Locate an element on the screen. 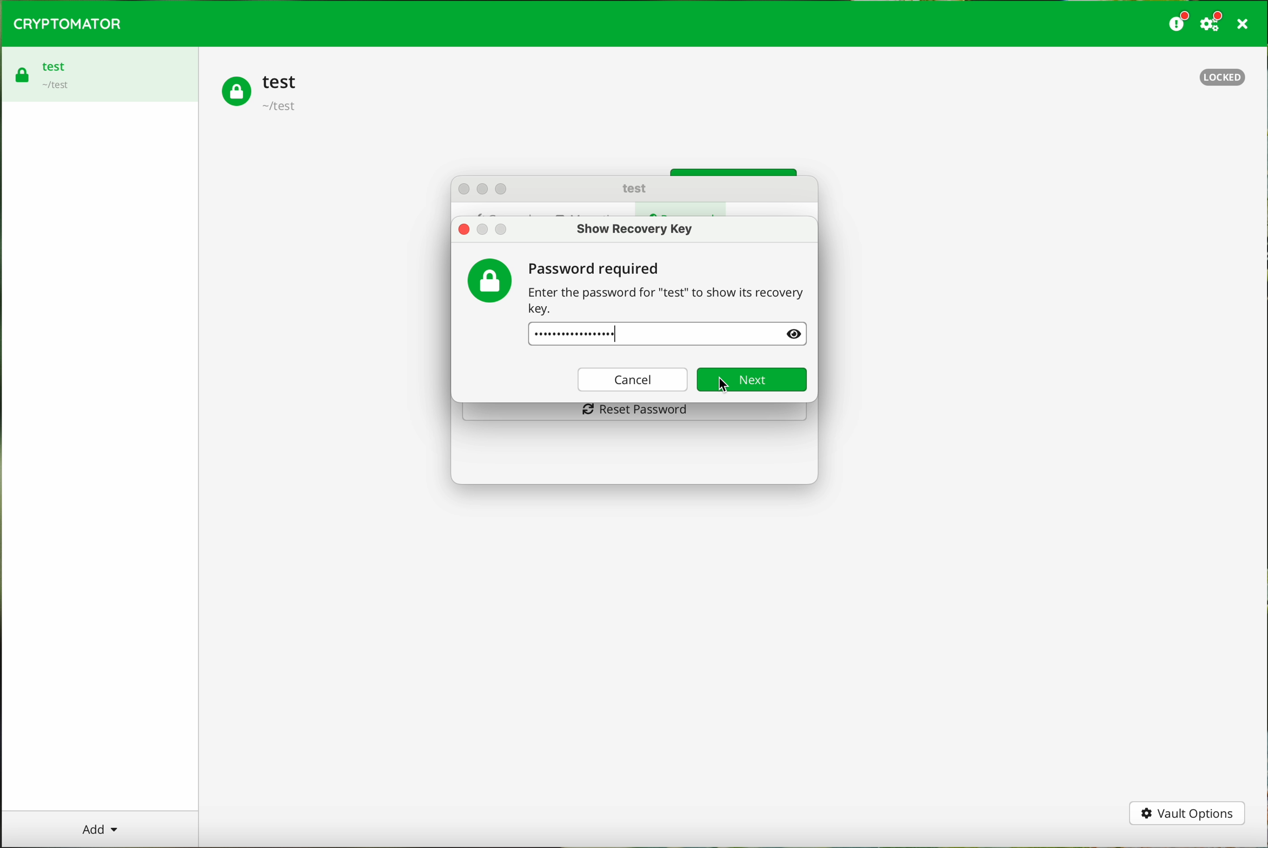 This screenshot has width=1268, height=848. next is located at coordinates (752, 380).